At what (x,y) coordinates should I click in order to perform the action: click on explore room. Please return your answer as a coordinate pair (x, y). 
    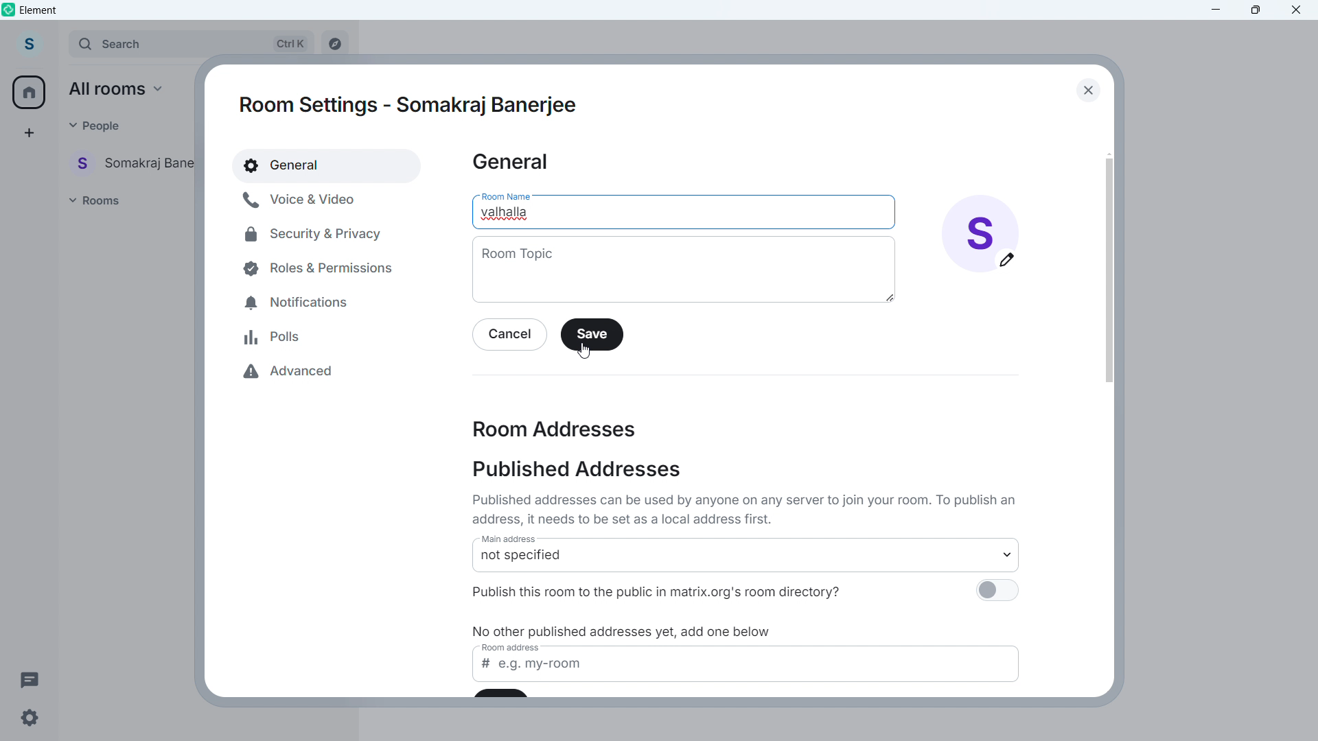
    Looking at the image, I should click on (339, 41).